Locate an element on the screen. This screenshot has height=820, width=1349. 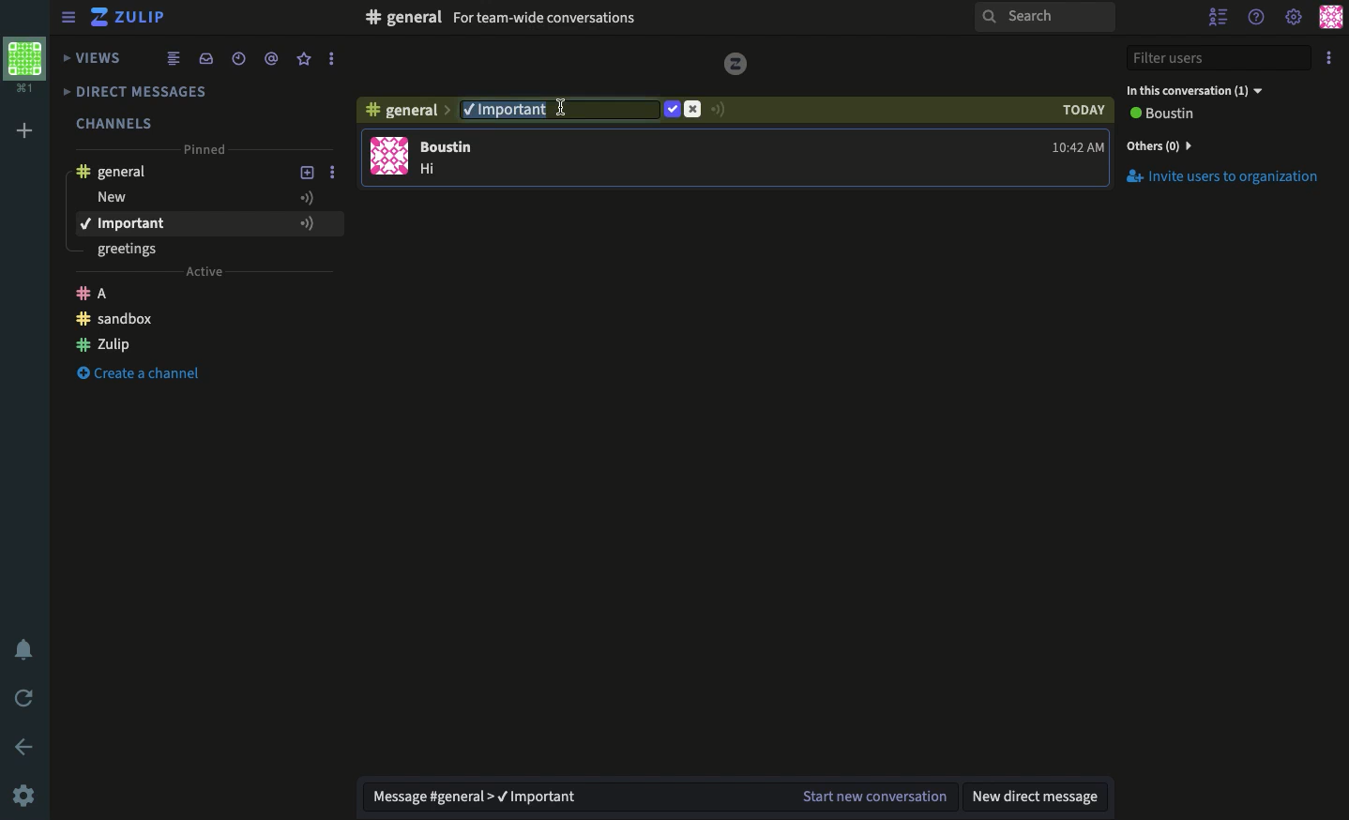
Settings is located at coordinates (1294, 19).